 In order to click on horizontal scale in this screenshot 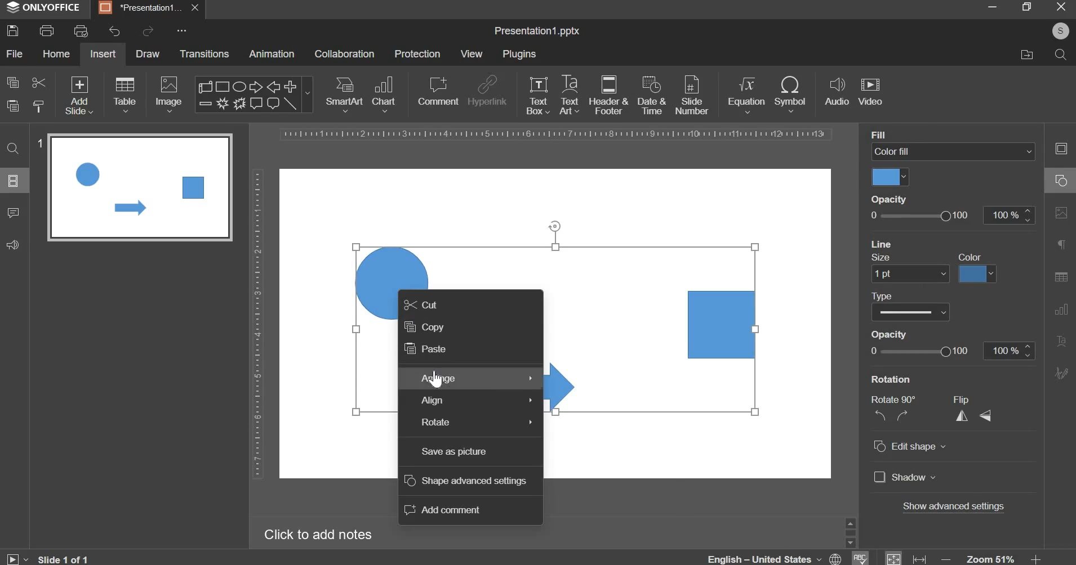, I will do `click(557, 134)`.